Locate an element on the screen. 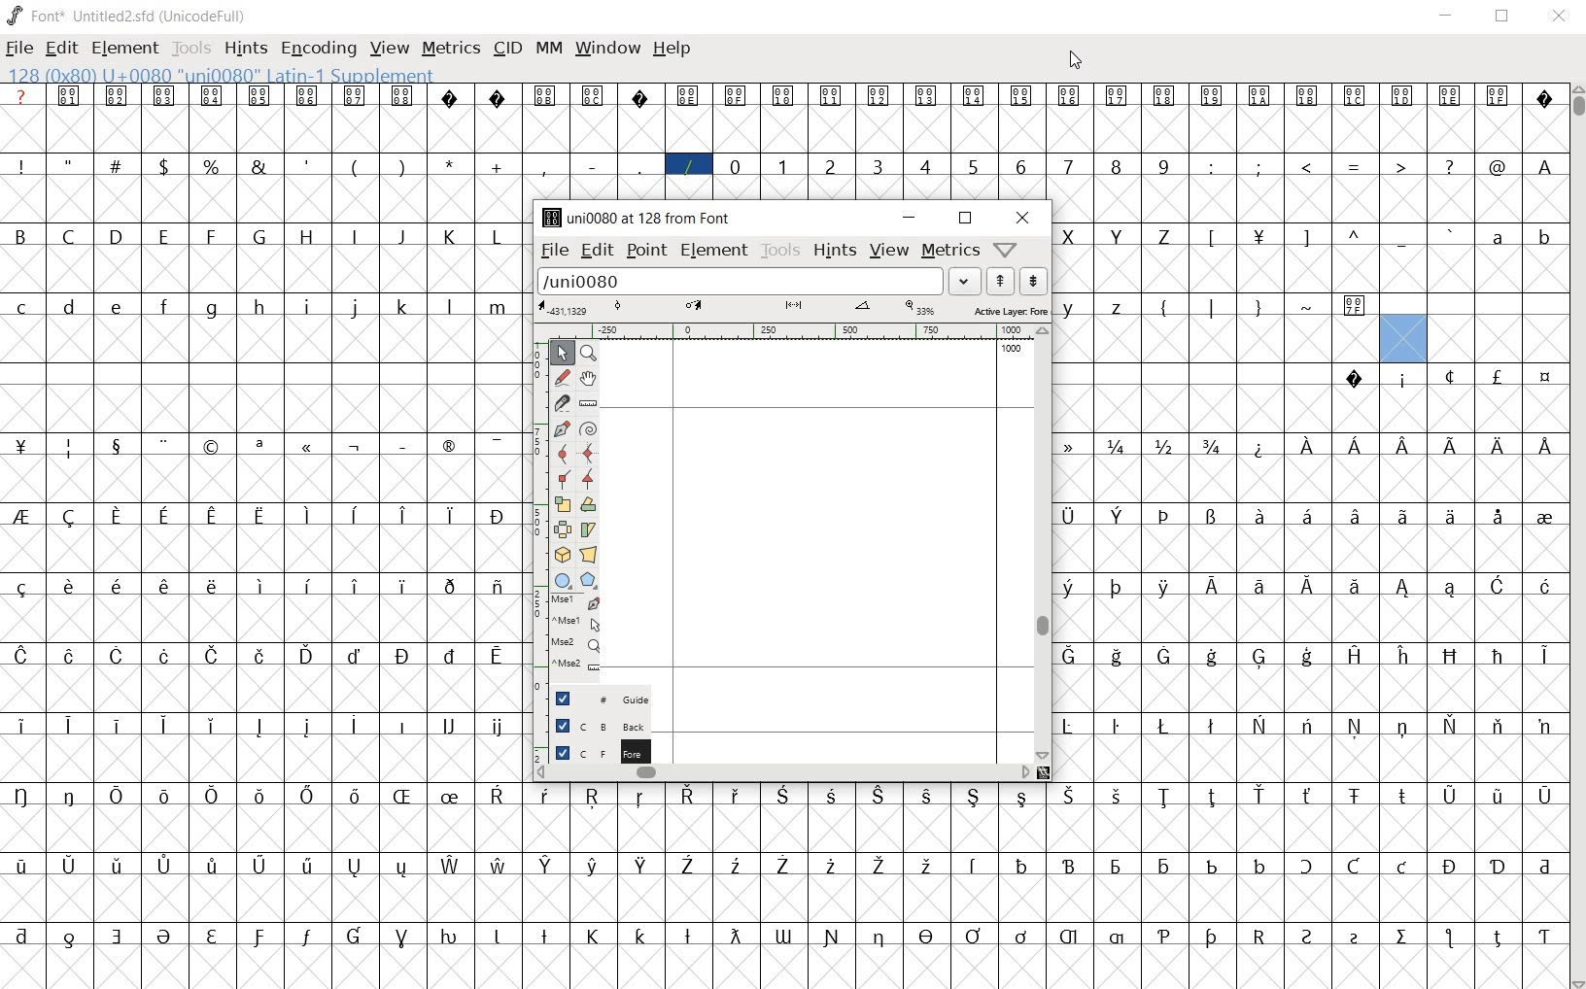 The width and height of the screenshot is (1586, 989). glyph is located at coordinates (1067, 517).